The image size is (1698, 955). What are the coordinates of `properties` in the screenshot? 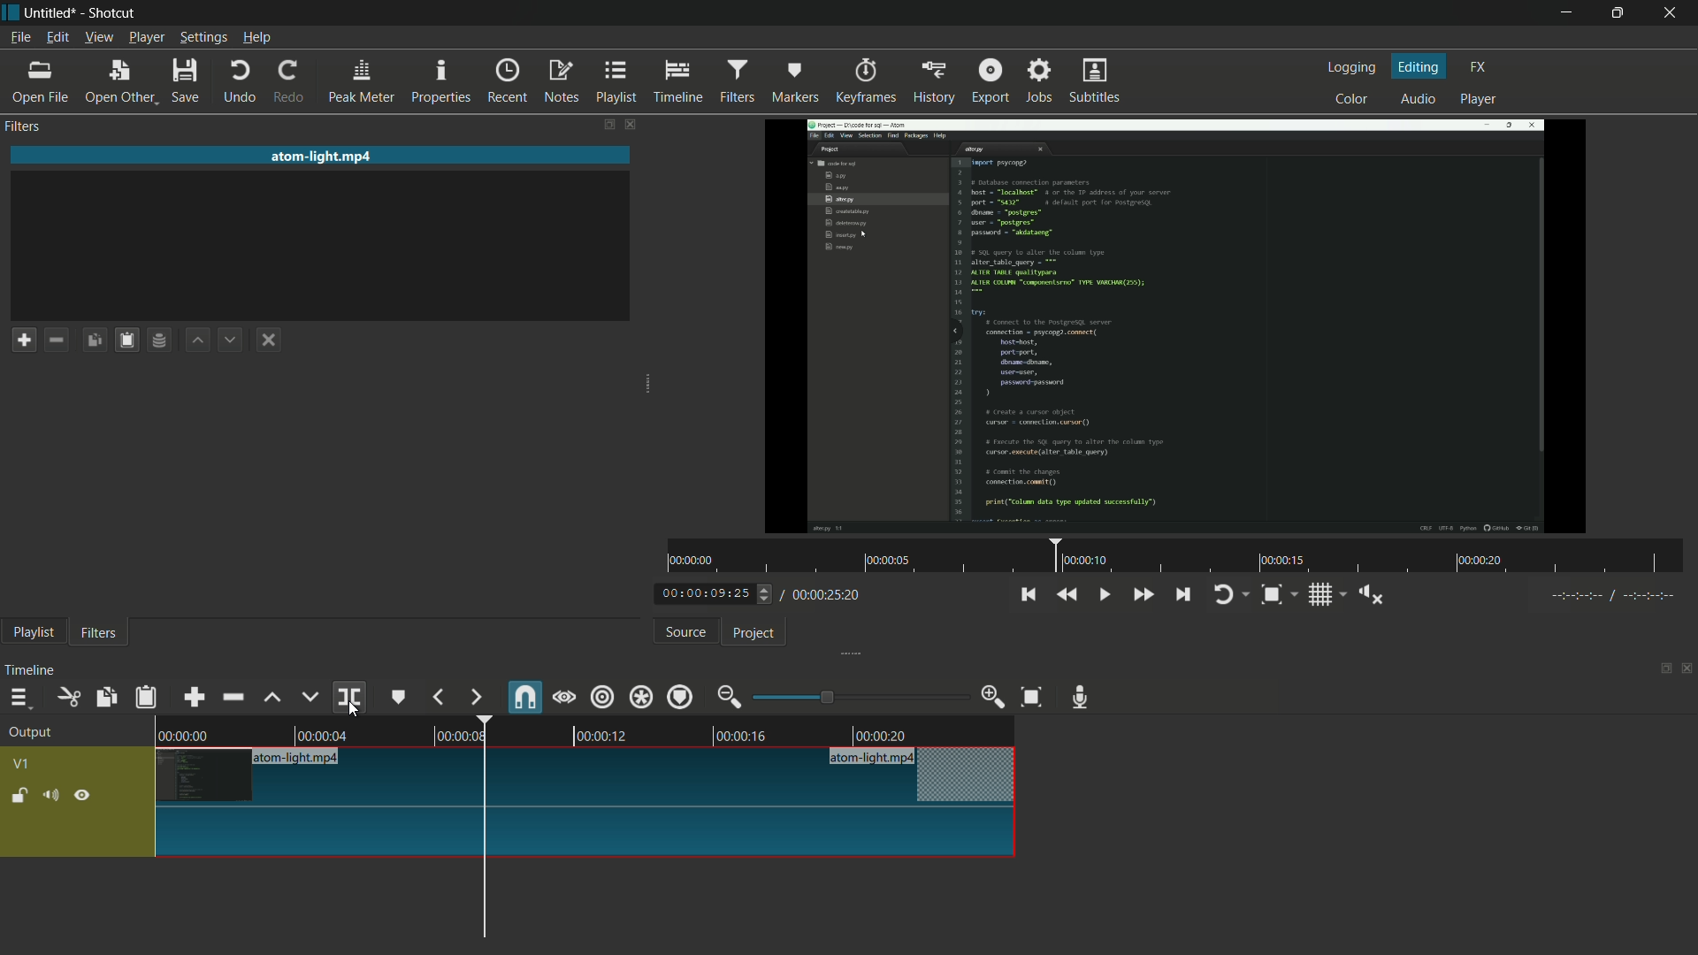 It's located at (443, 82).